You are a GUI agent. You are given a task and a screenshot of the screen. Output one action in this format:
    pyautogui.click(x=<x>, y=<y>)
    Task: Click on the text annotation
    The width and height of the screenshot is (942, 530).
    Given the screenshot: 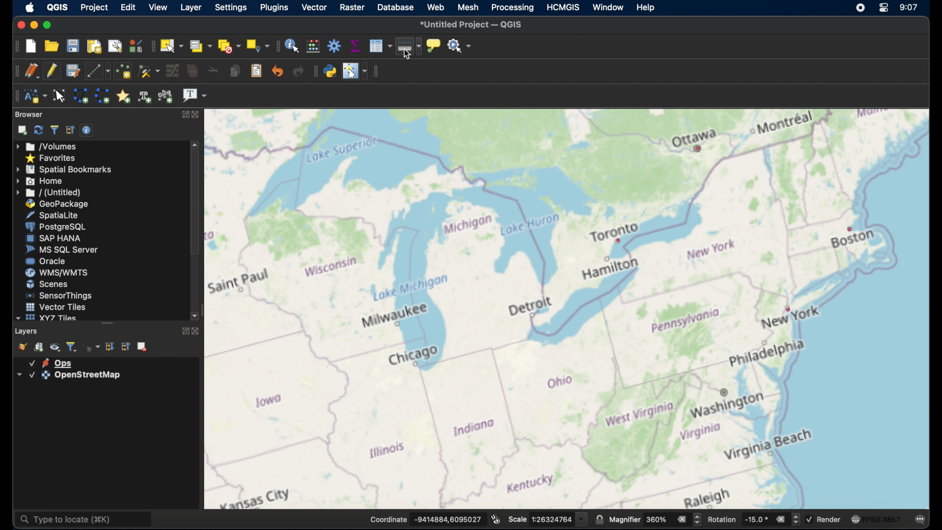 What is the action you would take?
    pyautogui.click(x=195, y=96)
    